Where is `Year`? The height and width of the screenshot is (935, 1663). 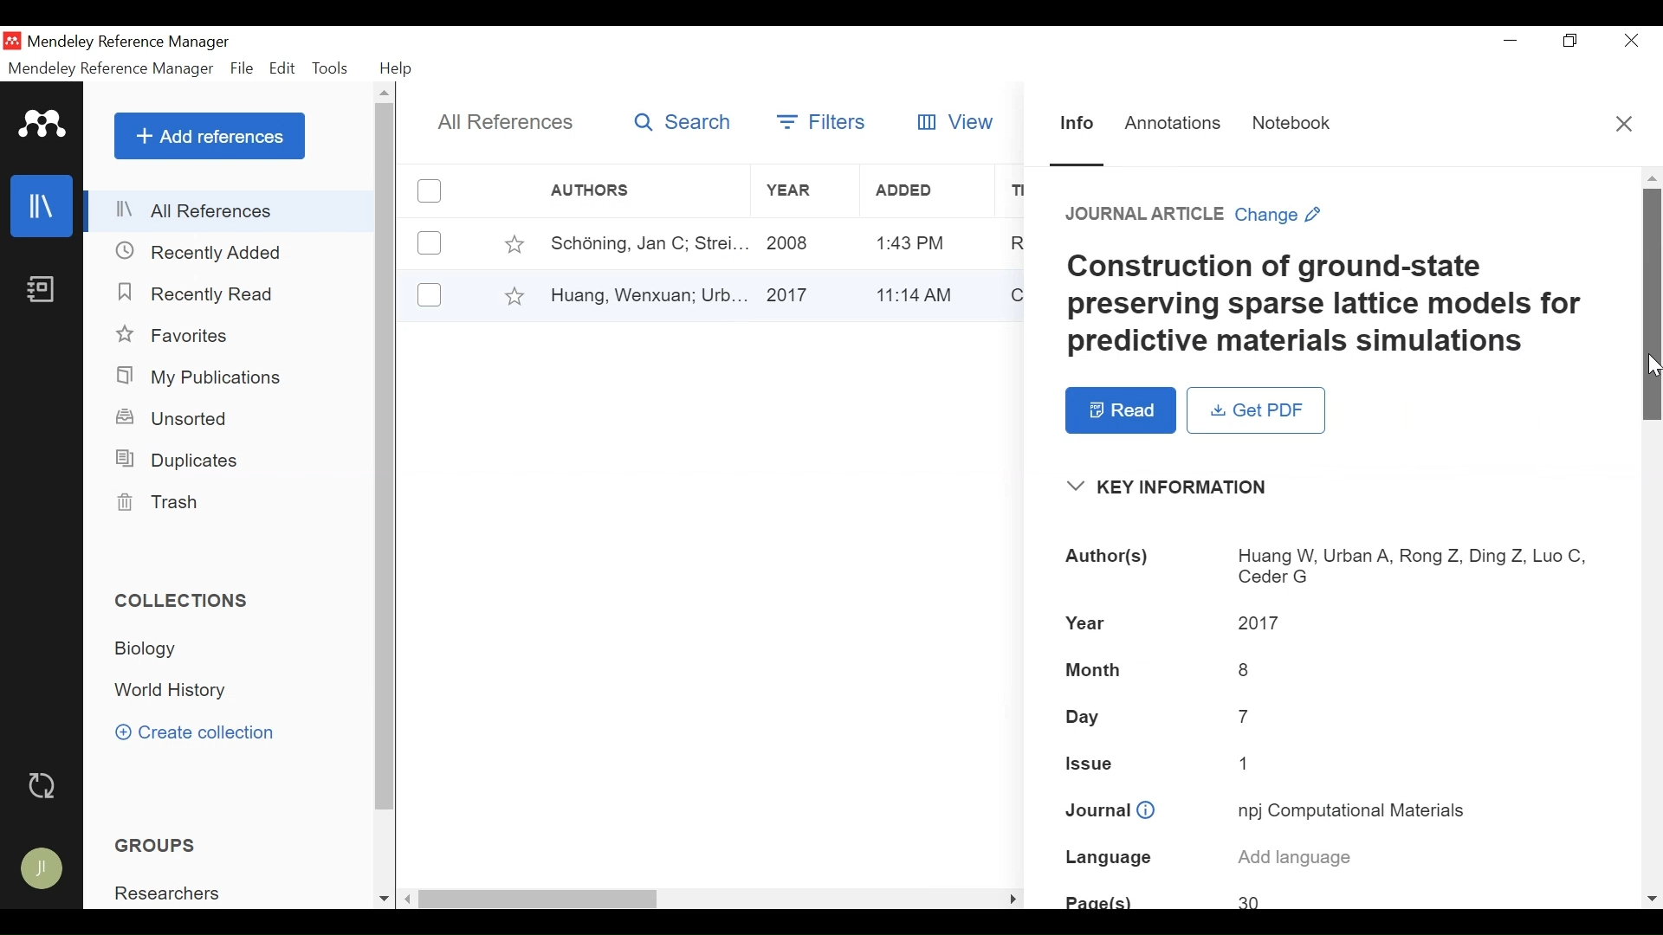
Year is located at coordinates (1330, 623).